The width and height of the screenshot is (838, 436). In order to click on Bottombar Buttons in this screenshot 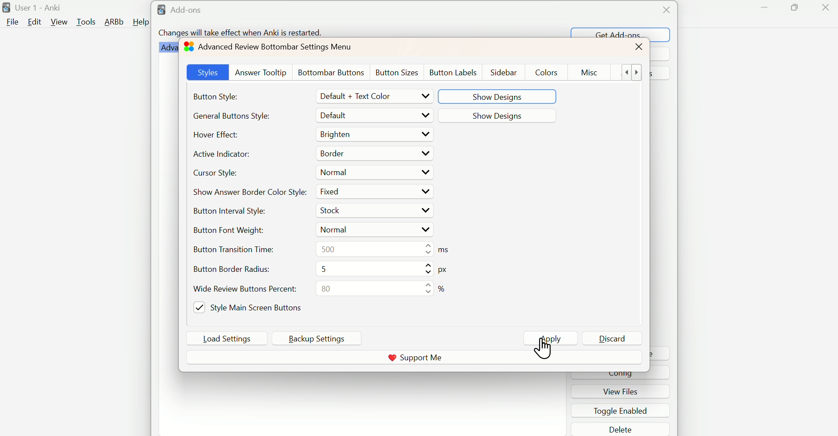, I will do `click(333, 73)`.